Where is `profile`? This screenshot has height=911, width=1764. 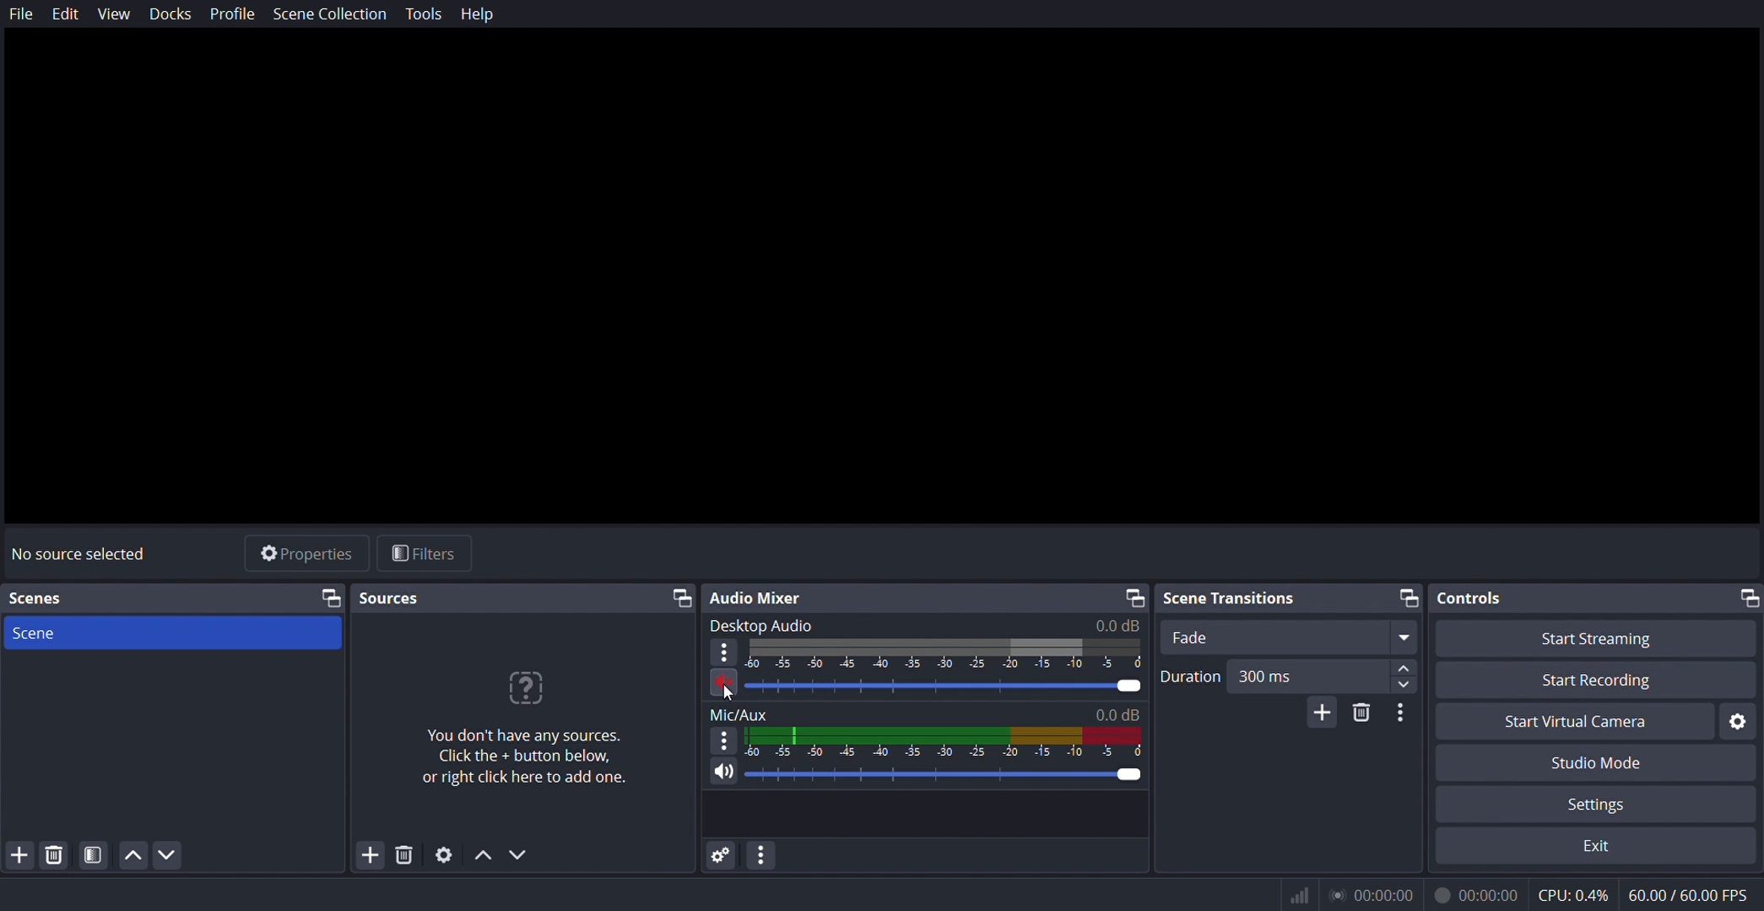
profile is located at coordinates (234, 13).